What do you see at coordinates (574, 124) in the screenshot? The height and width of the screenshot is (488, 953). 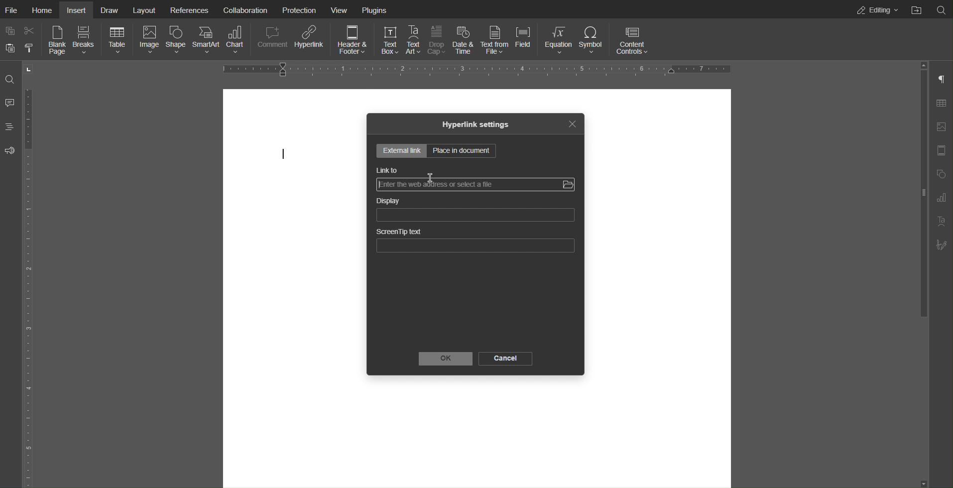 I see `Close` at bounding box center [574, 124].